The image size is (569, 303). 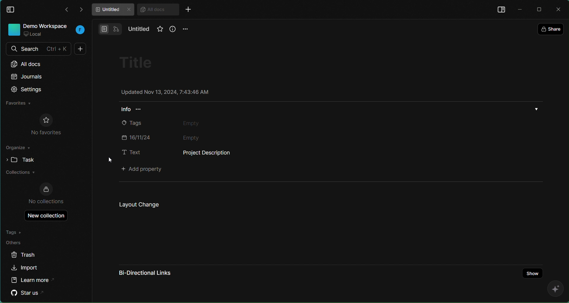 I want to click on favorites, so click(x=18, y=103).